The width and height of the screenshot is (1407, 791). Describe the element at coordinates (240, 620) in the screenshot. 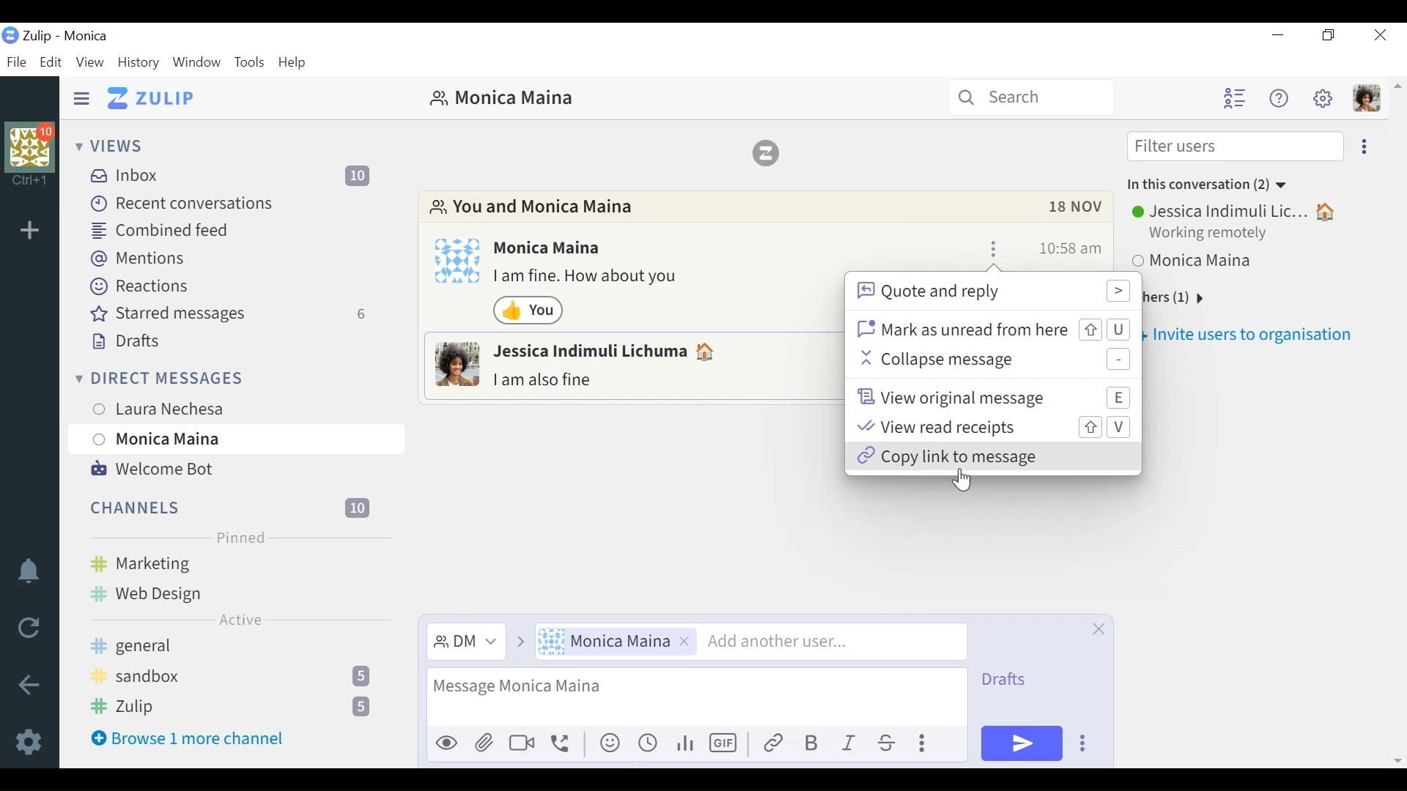

I see `Active` at that location.